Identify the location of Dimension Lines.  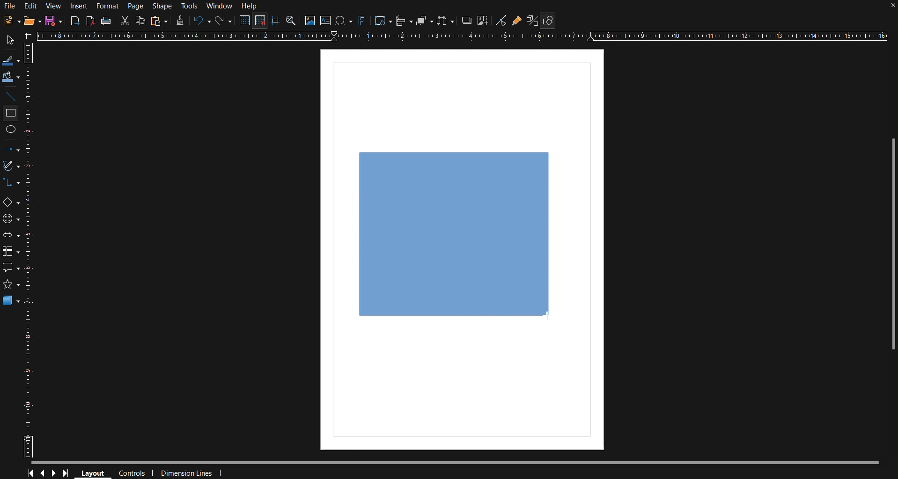
(194, 473).